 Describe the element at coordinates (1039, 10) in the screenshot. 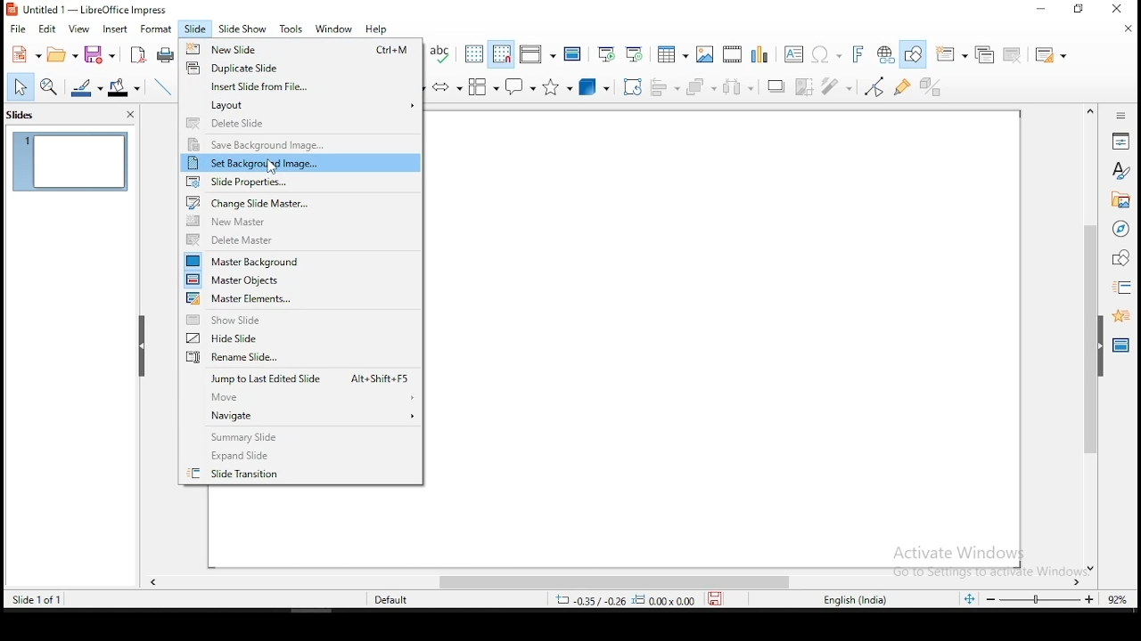

I see `minimize` at that location.